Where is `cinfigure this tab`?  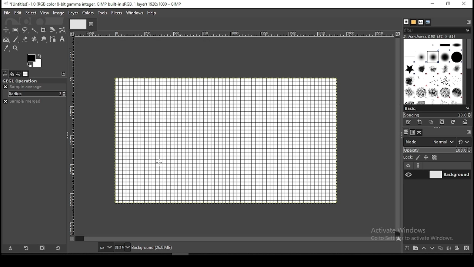 cinfigure this tab is located at coordinates (469, 132).